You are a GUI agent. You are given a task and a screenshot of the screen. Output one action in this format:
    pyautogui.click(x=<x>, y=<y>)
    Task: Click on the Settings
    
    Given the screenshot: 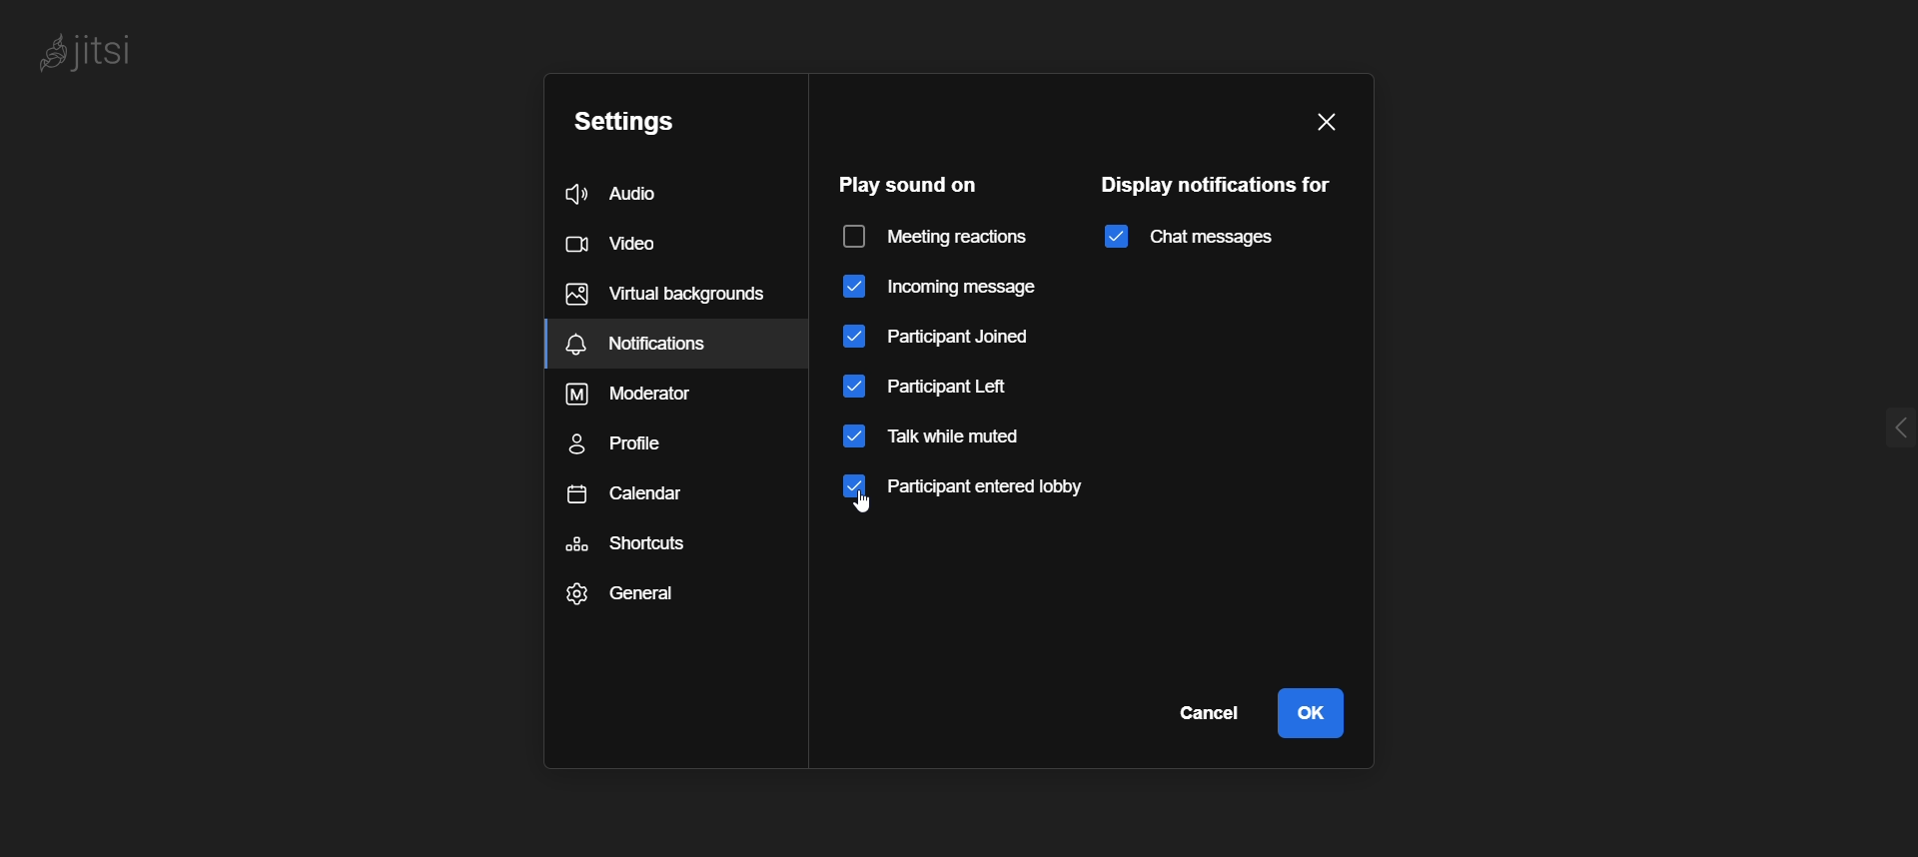 What is the action you would take?
    pyautogui.click(x=659, y=126)
    